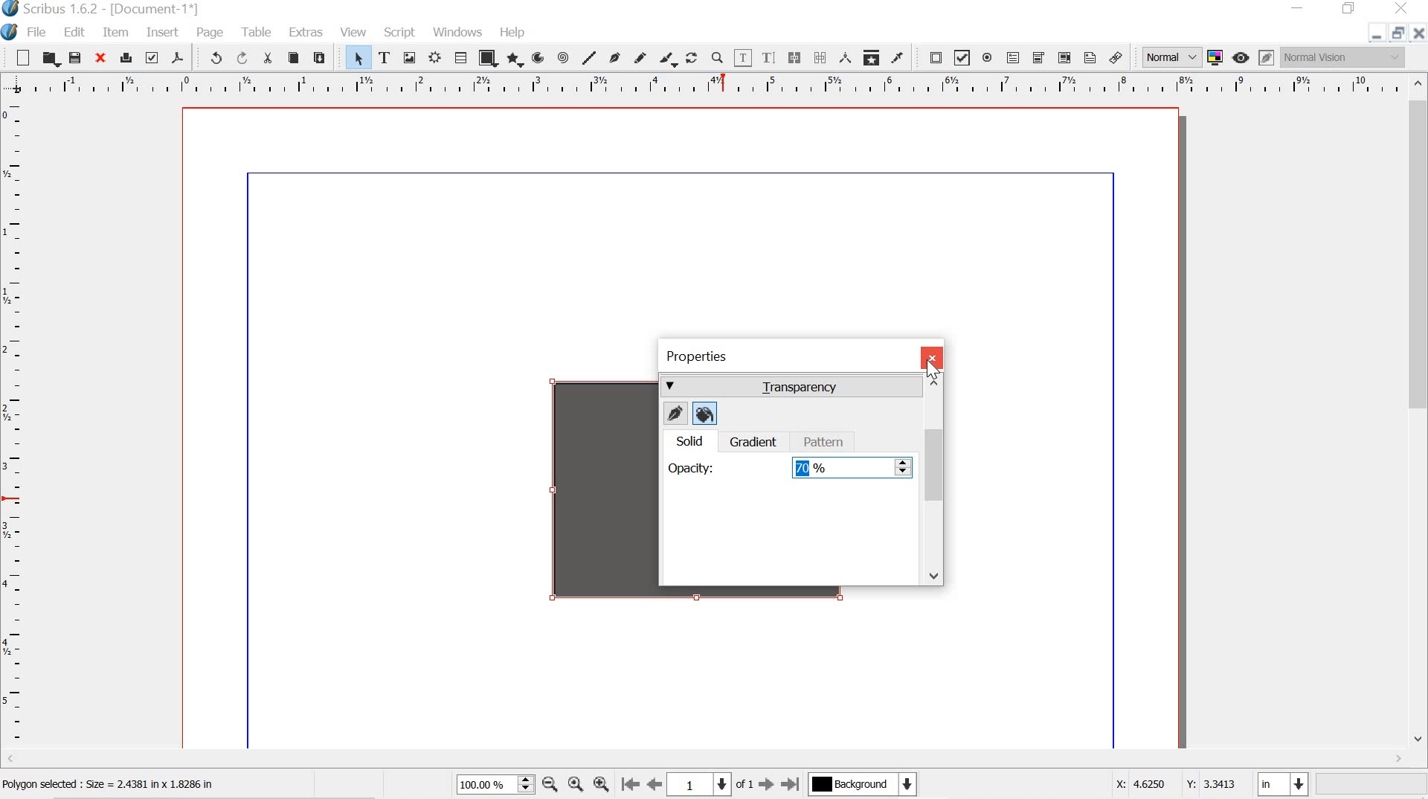 This screenshot has width=1428, height=799. I want to click on solid, so click(688, 442).